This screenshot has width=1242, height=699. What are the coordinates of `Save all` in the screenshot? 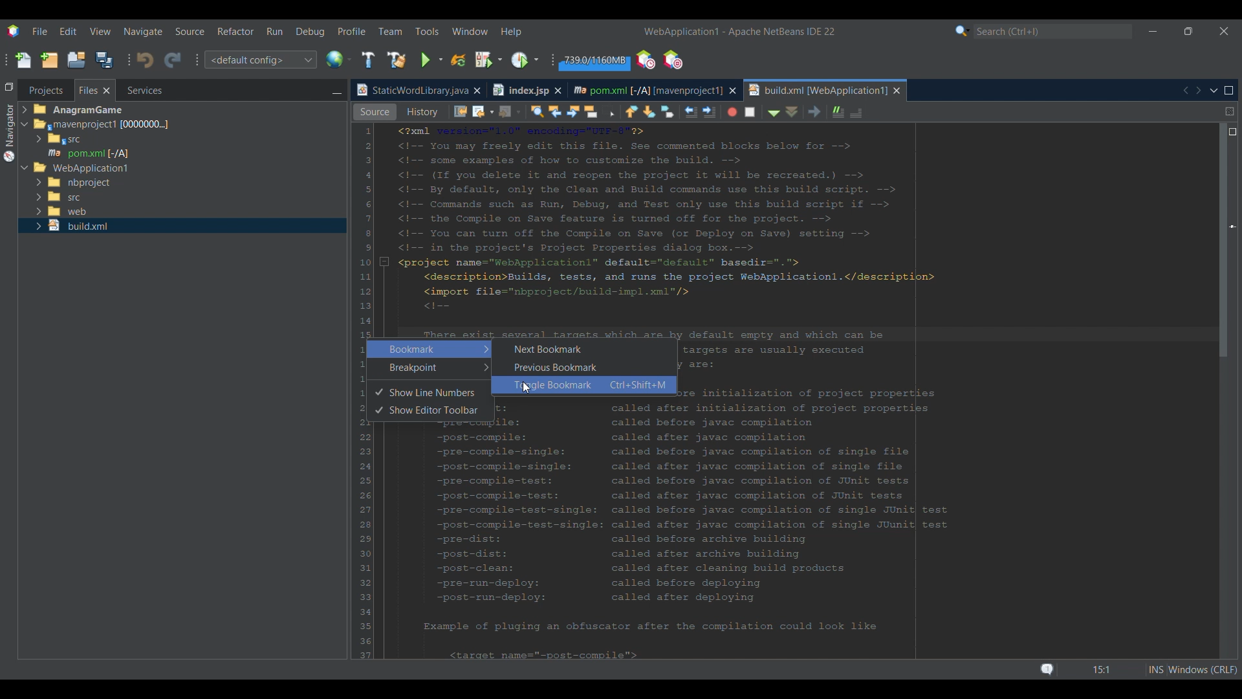 It's located at (104, 60).